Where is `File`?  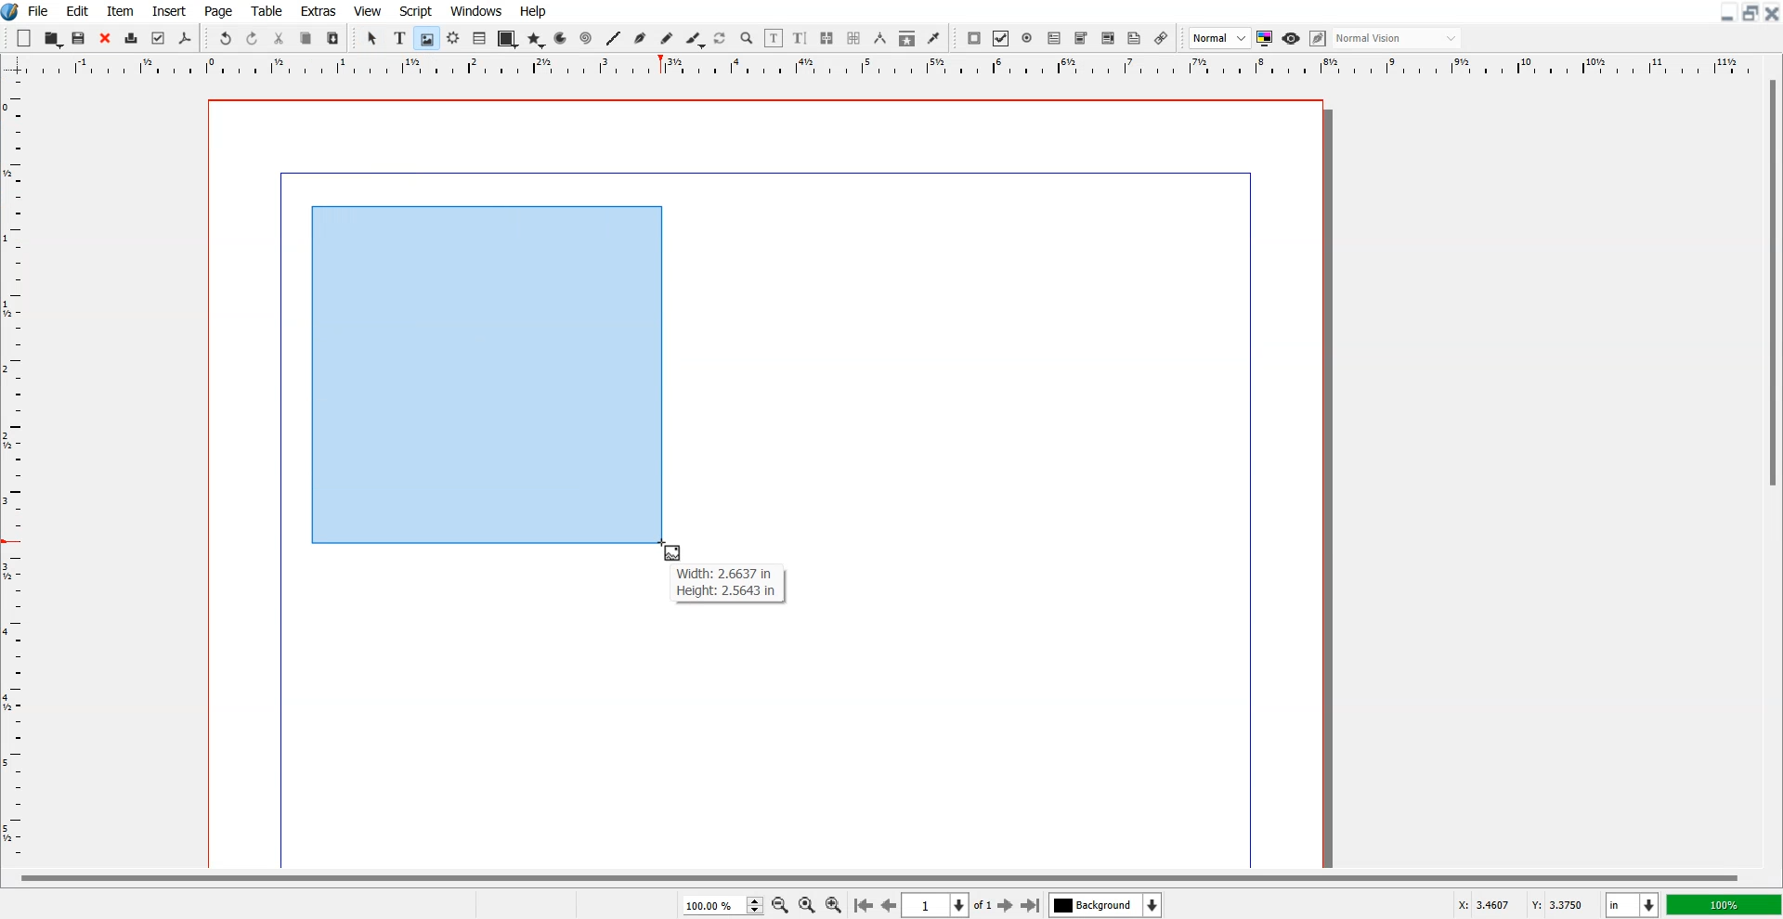
File is located at coordinates (39, 10).